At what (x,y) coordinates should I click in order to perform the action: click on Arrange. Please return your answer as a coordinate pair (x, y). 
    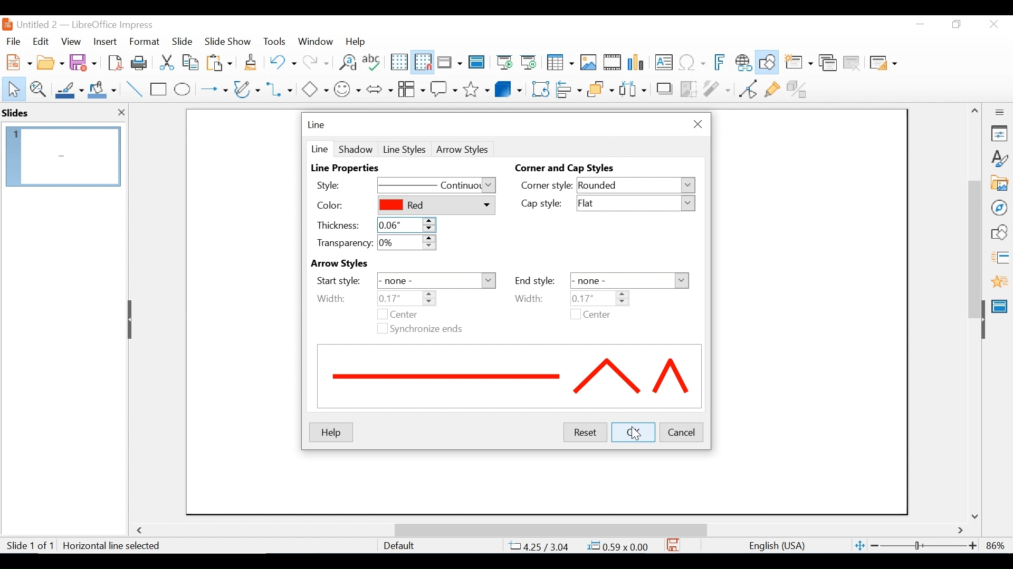
    Looking at the image, I should click on (599, 88).